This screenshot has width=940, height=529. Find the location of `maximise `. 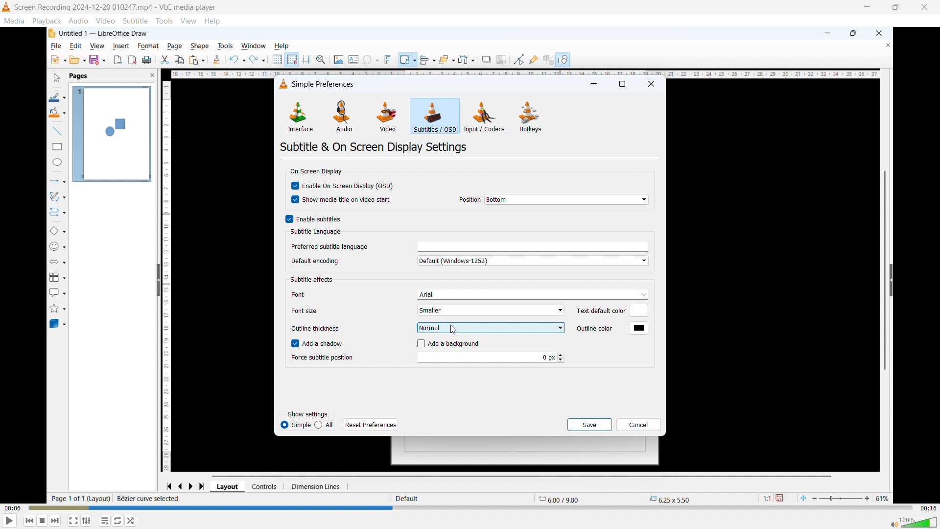

maximise  is located at coordinates (623, 84).